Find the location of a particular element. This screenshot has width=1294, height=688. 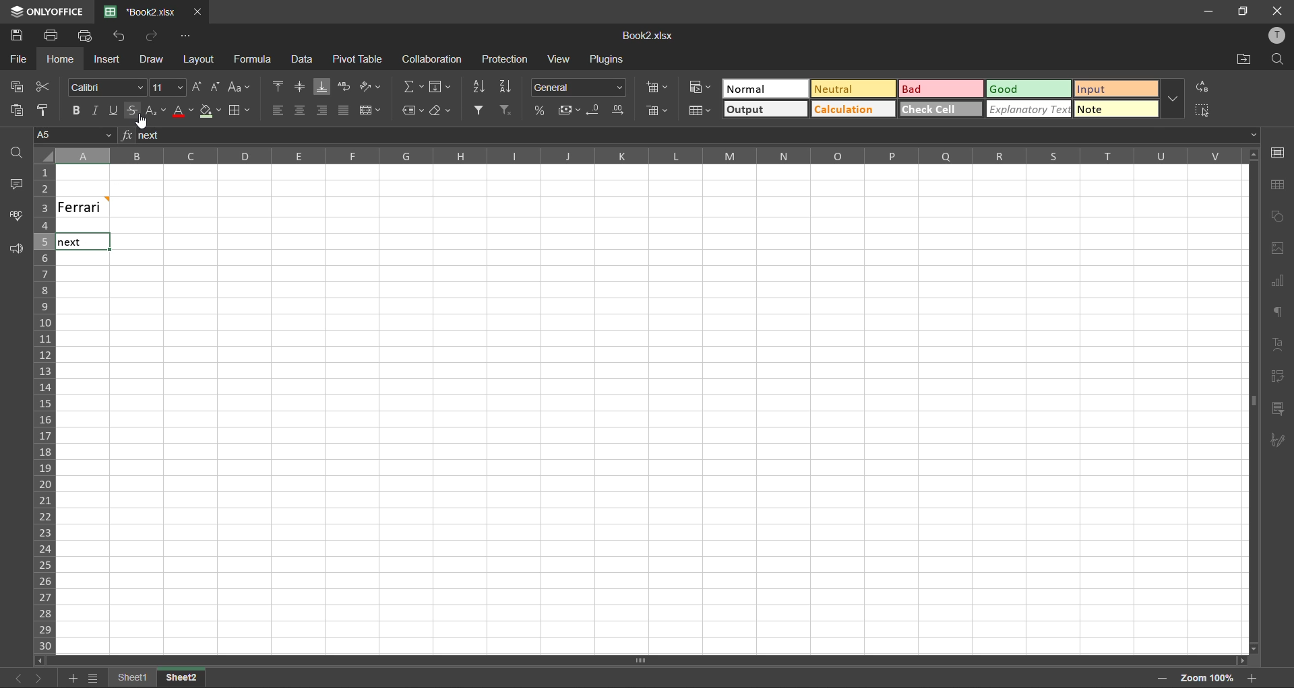

font size is located at coordinates (169, 88).